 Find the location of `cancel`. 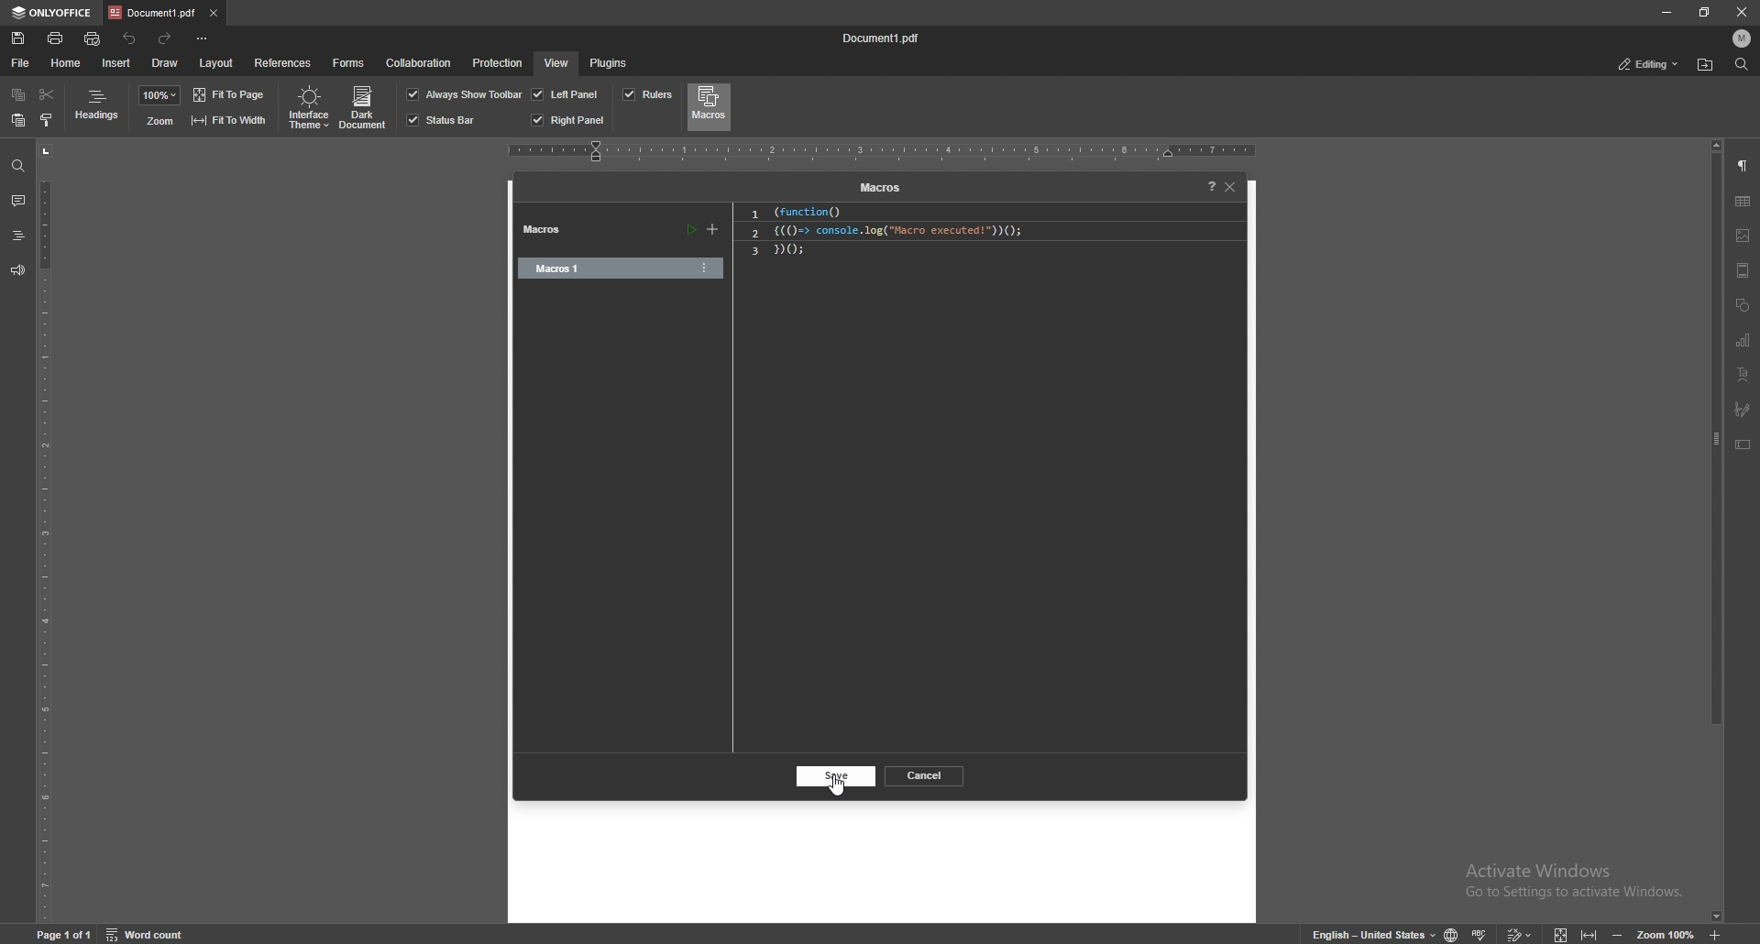

cancel is located at coordinates (926, 774).